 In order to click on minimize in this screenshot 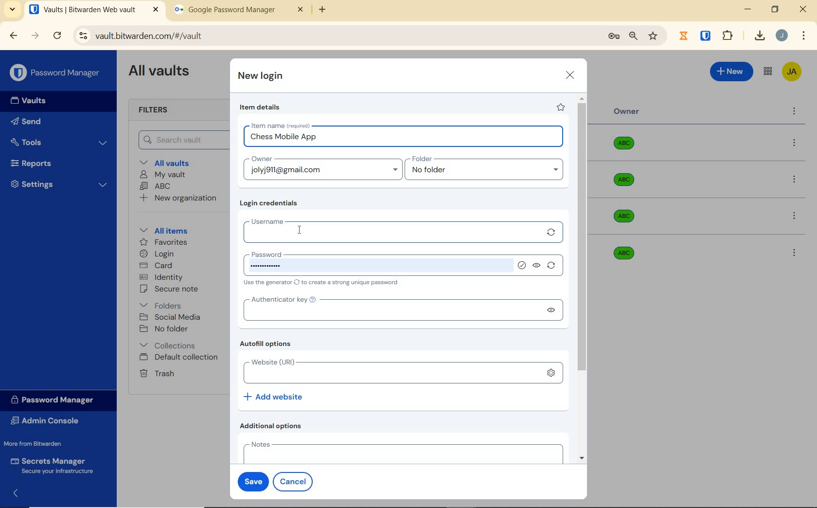, I will do `click(747, 9)`.